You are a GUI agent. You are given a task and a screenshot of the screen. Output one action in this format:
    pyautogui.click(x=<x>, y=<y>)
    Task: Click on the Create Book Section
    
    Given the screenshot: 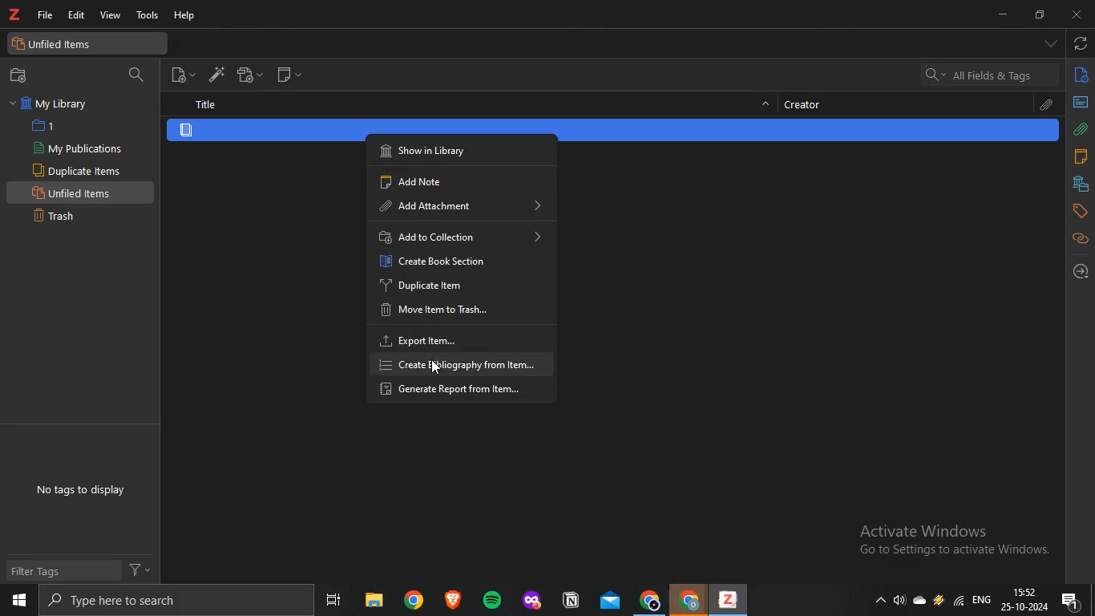 What is the action you would take?
    pyautogui.click(x=434, y=261)
    